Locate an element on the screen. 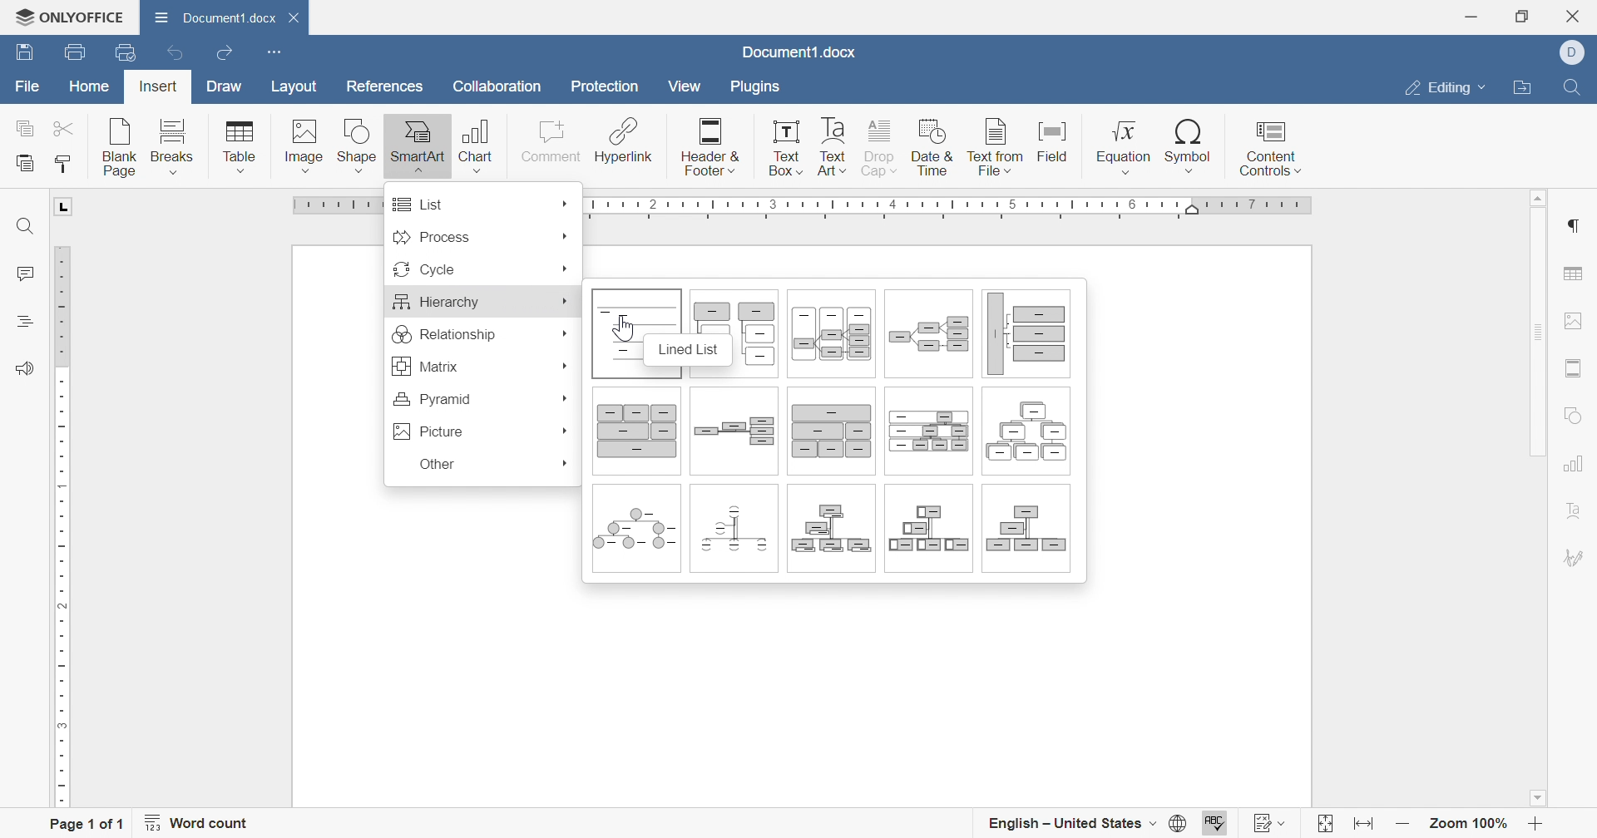  Signature settings is located at coordinates (1573, 560).